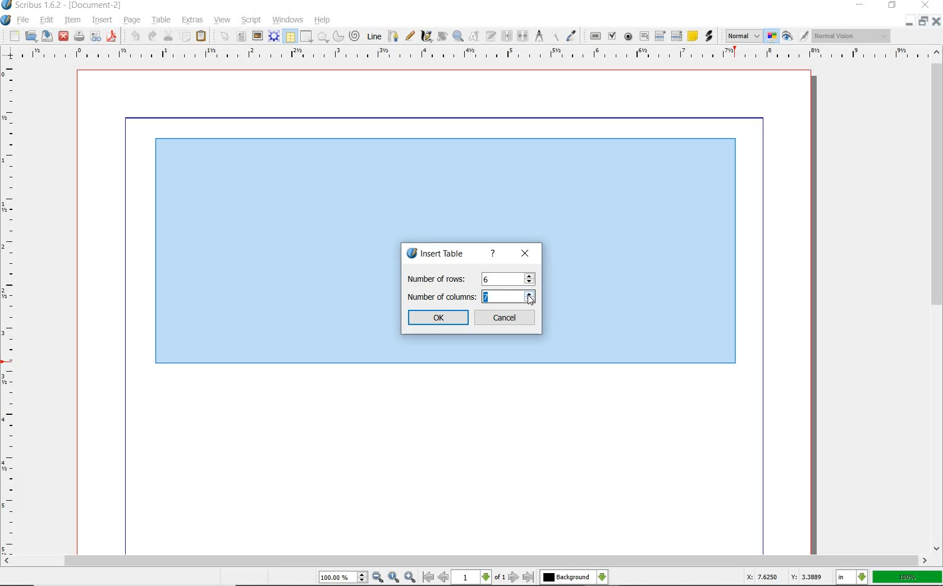 The height and width of the screenshot is (586, 943). I want to click on insert table, so click(434, 253).